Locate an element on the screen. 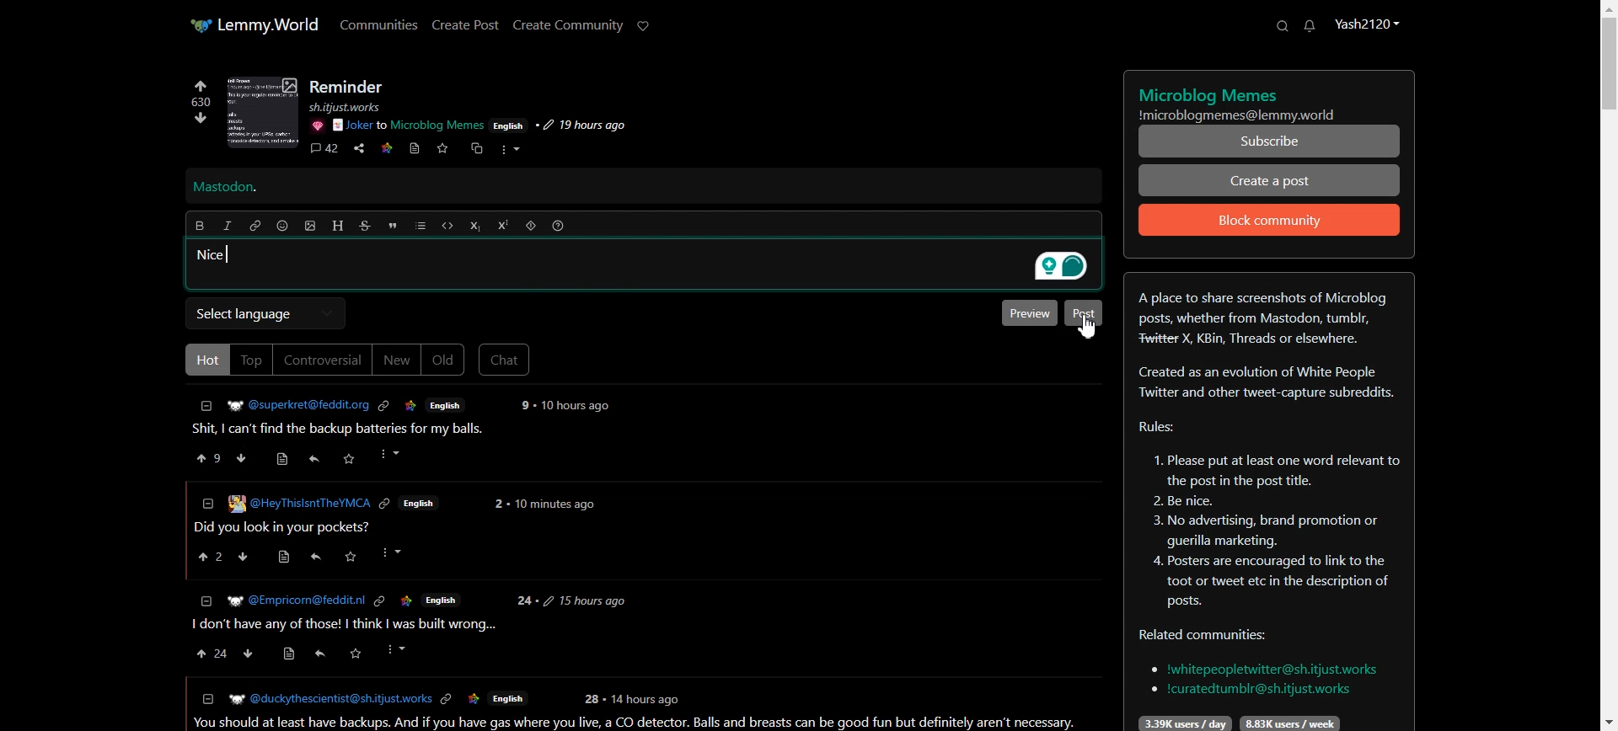 The image size is (1618, 731). =) is located at coordinates (286, 456).